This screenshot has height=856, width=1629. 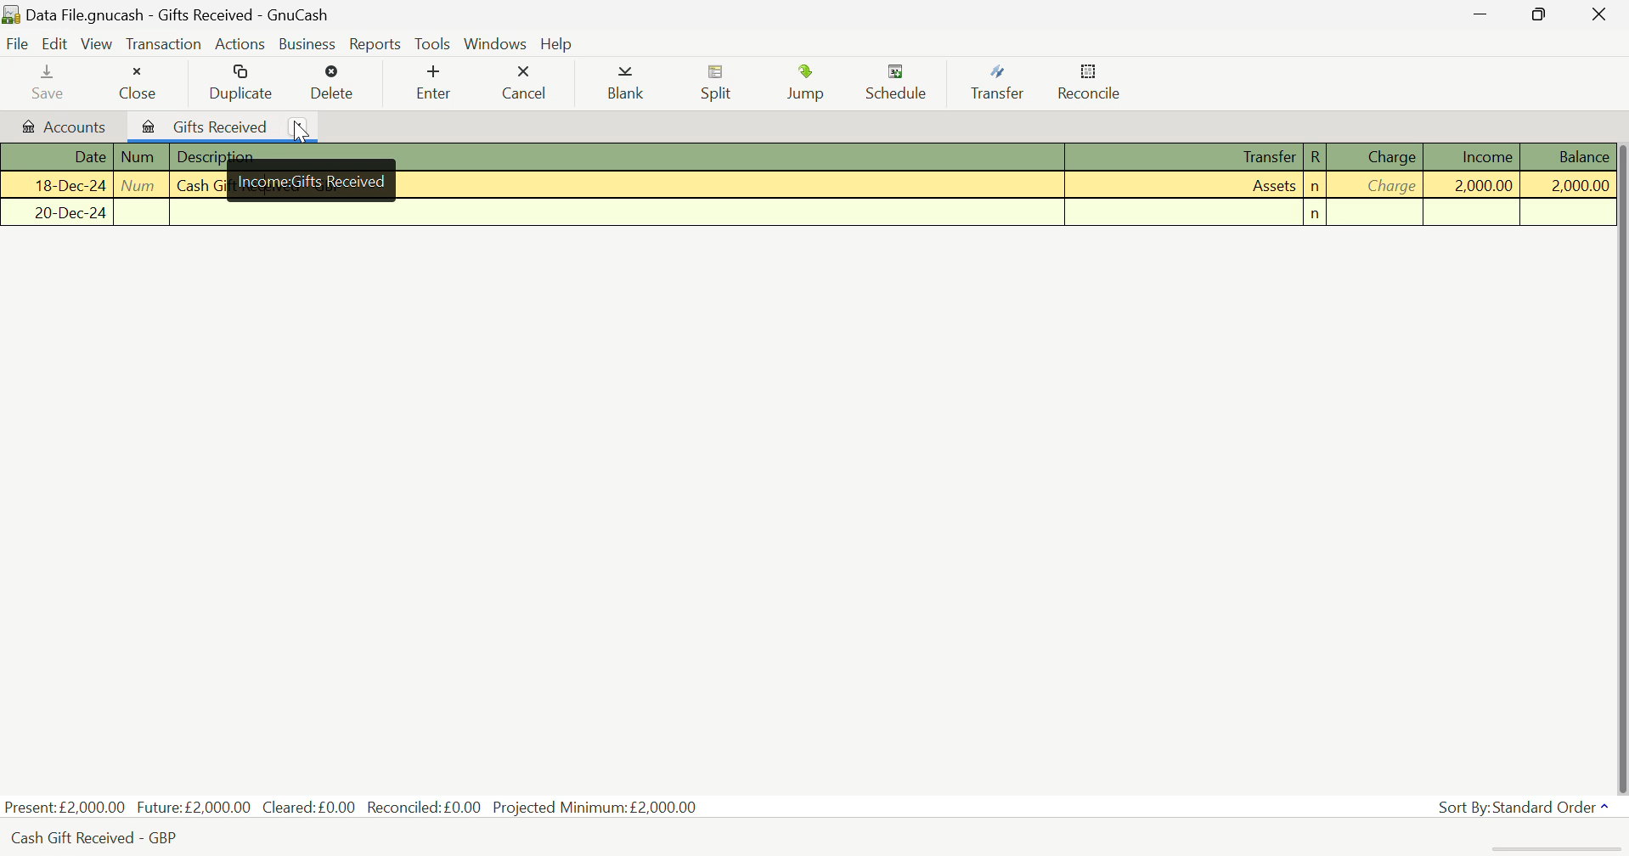 I want to click on Transaction, so click(x=162, y=42).